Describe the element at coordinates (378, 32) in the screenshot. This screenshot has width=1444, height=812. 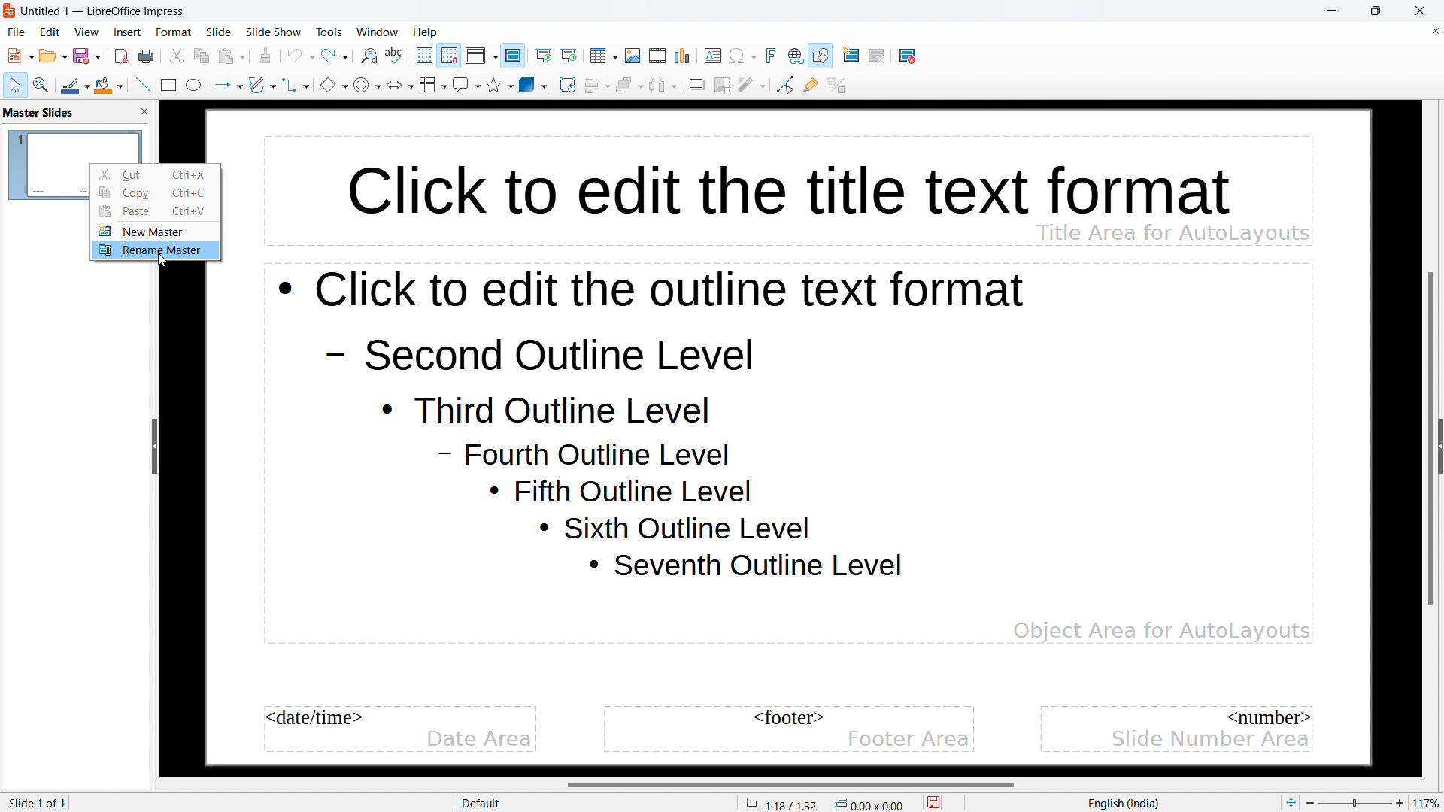
I see `window` at that location.